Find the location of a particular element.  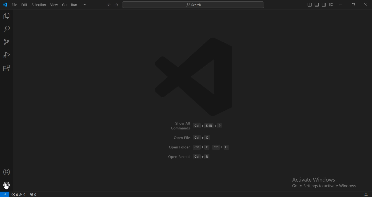

Commands [51+ +E
OpenFile Gil +0
Open Folder Gil + Kant +0
Open Recent Gl + R is located at coordinates (199, 141).